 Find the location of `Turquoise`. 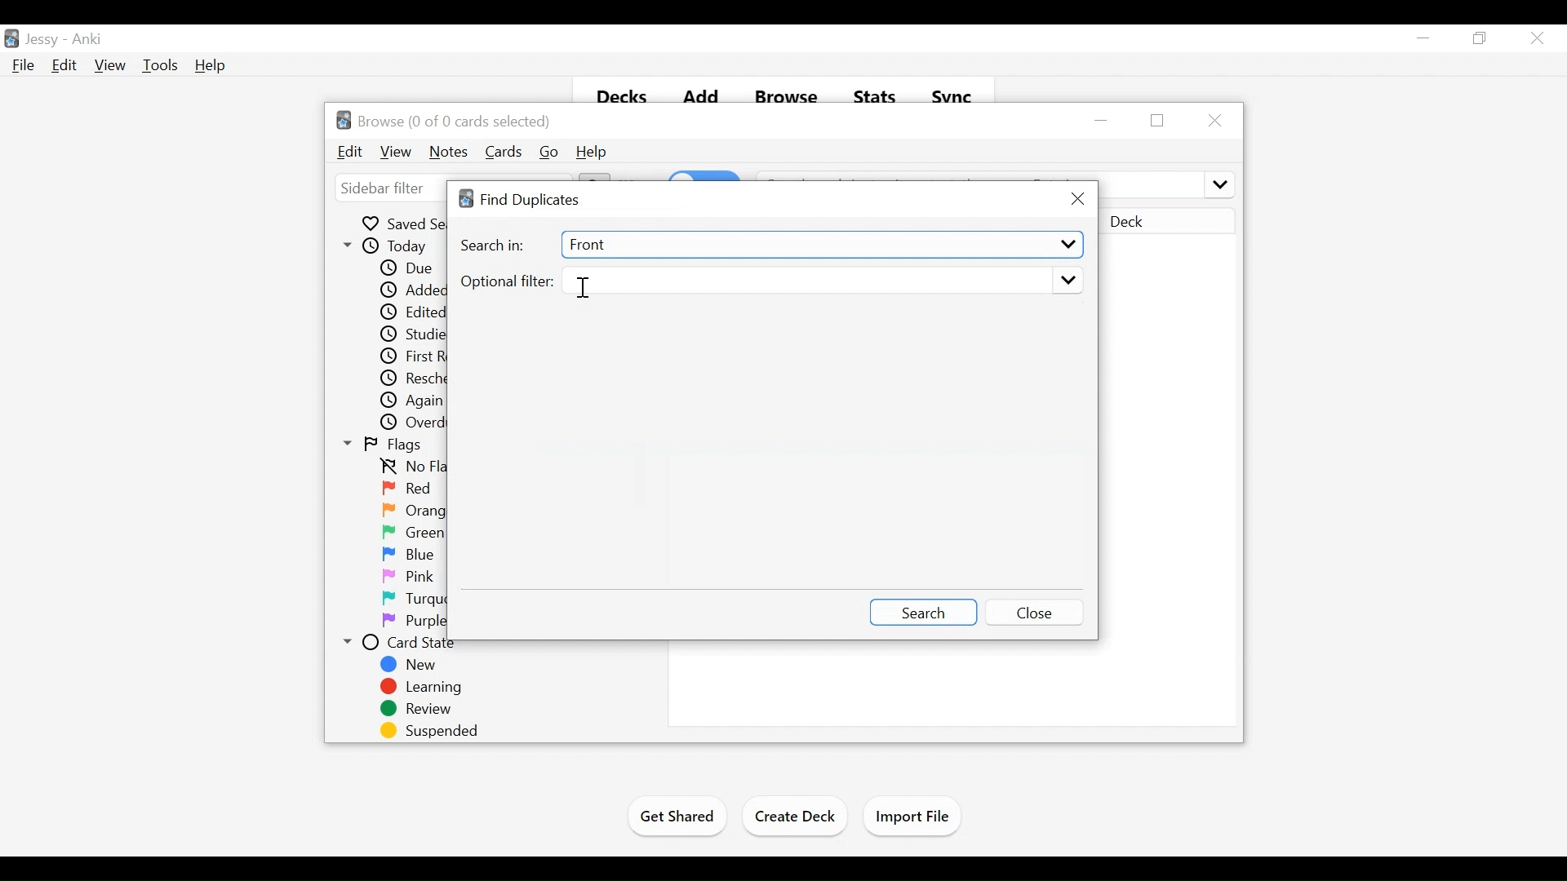

Turquoise is located at coordinates (434, 600).